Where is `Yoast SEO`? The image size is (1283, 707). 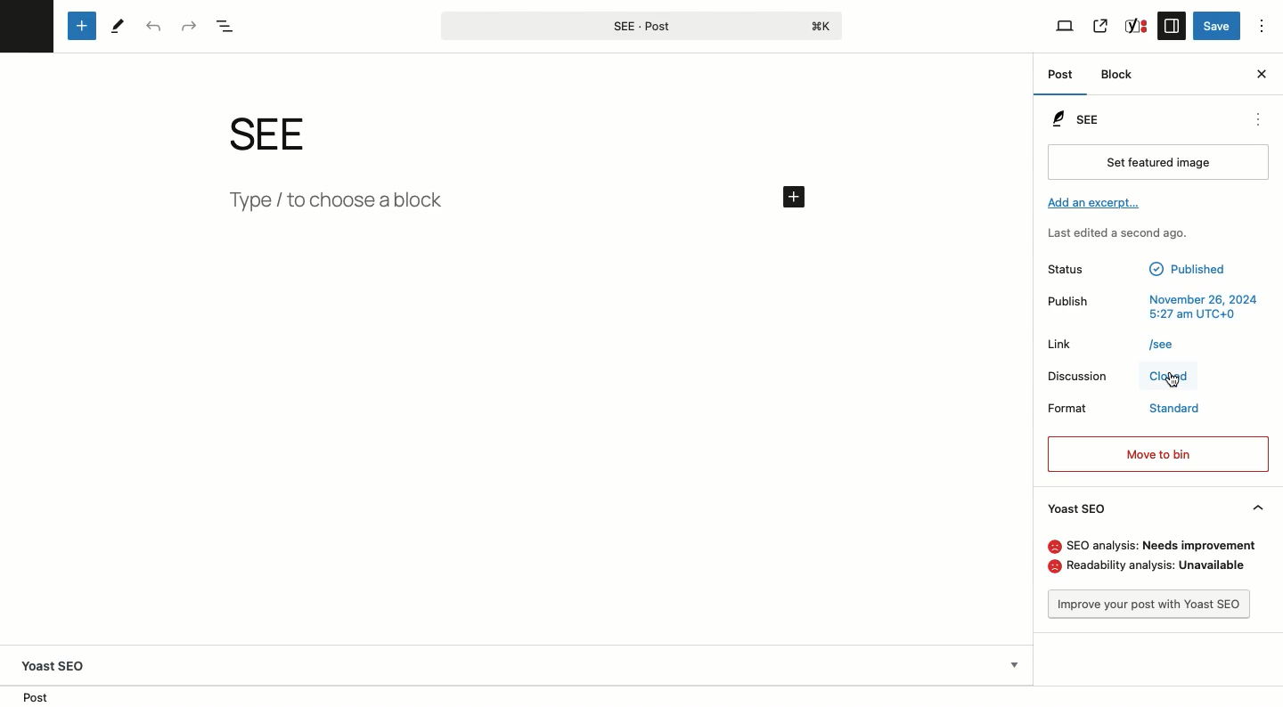 Yoast SEO is located at coordinates (60, 662).